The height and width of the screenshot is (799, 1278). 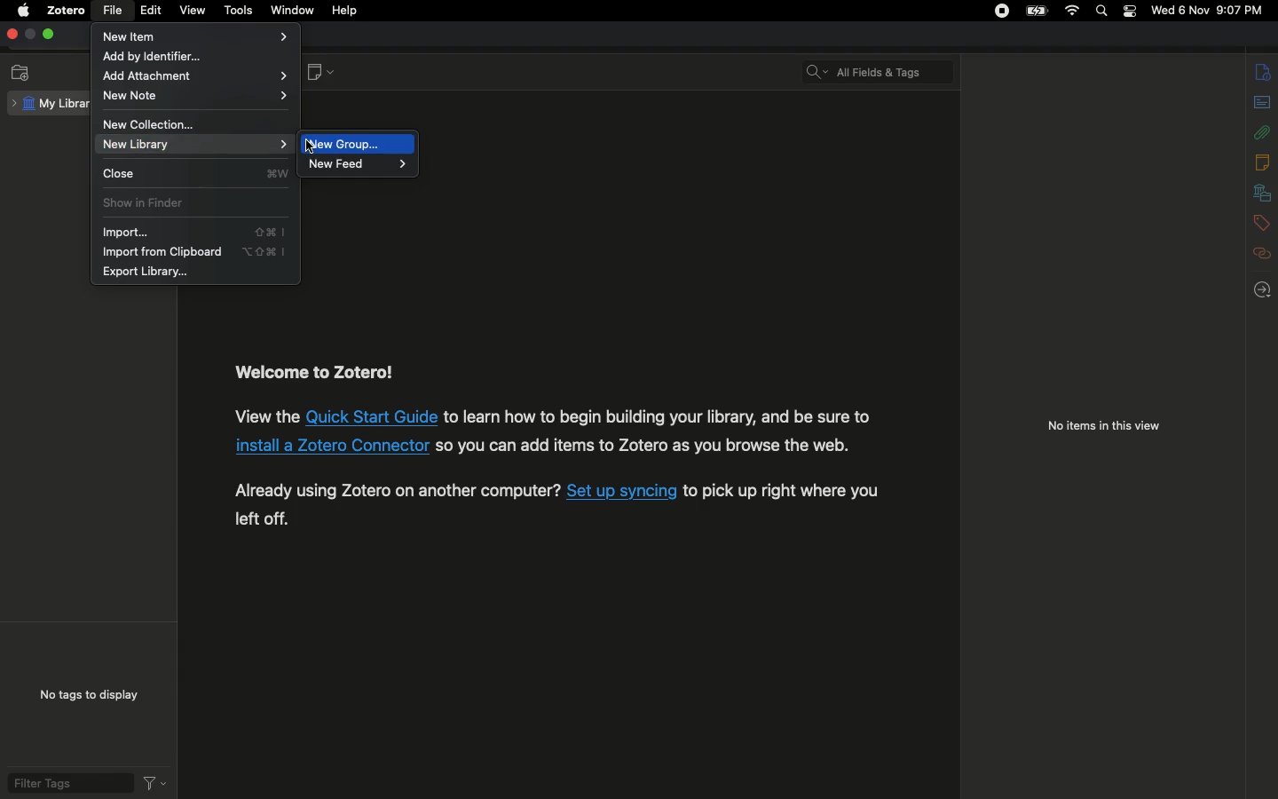 I want to click on Welcome to Zotero!, so click(x=316, y=373).